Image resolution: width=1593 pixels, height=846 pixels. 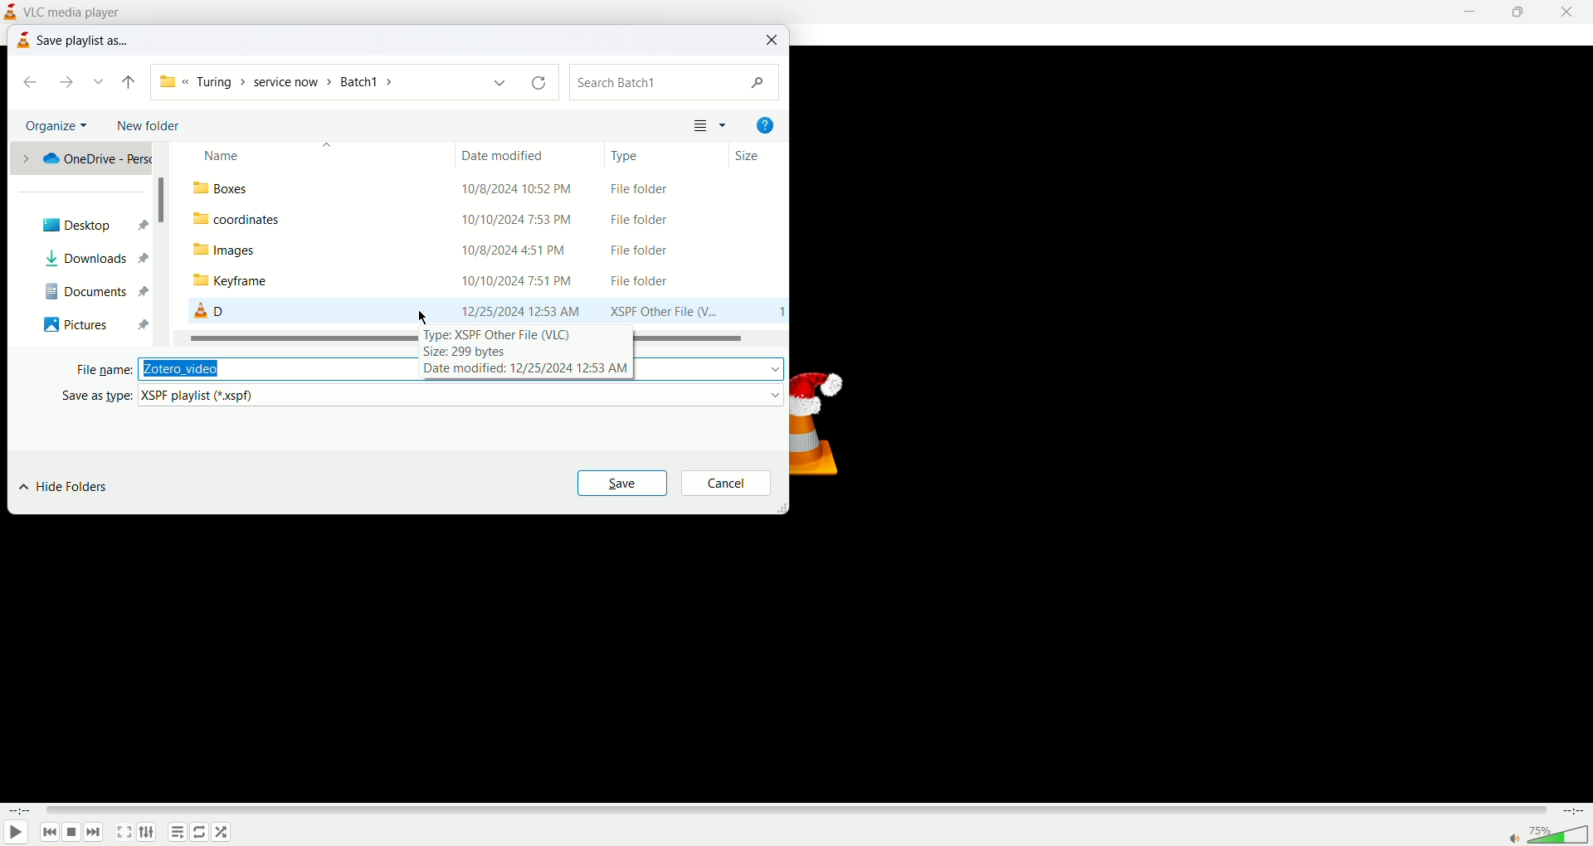 I want to click on images, so click(x=246, y=250).